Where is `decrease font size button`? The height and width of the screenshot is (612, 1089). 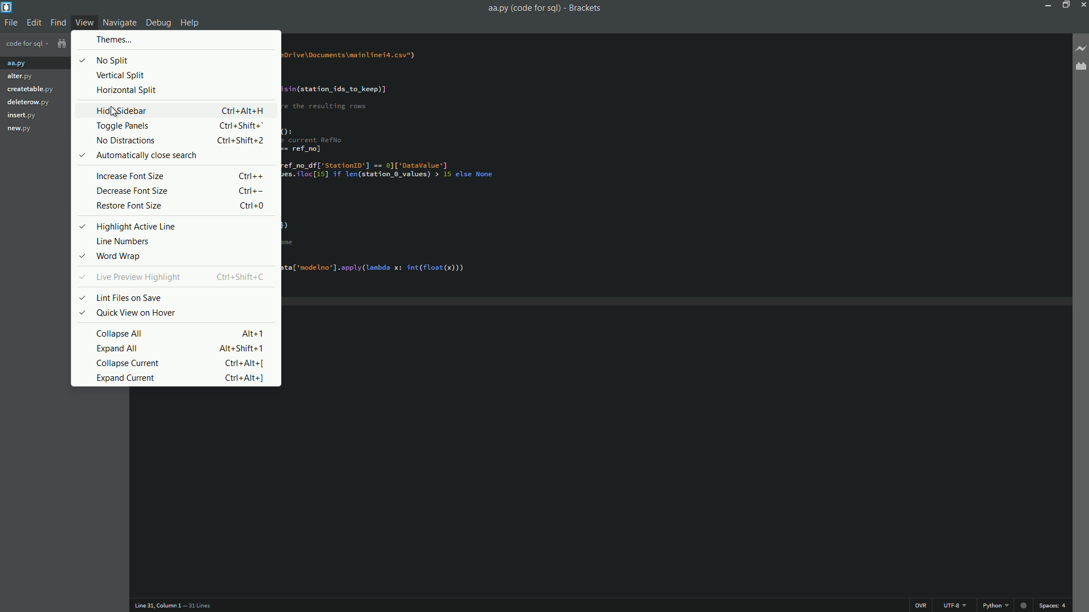 decrease font size button is located at coordinates (130, 192).